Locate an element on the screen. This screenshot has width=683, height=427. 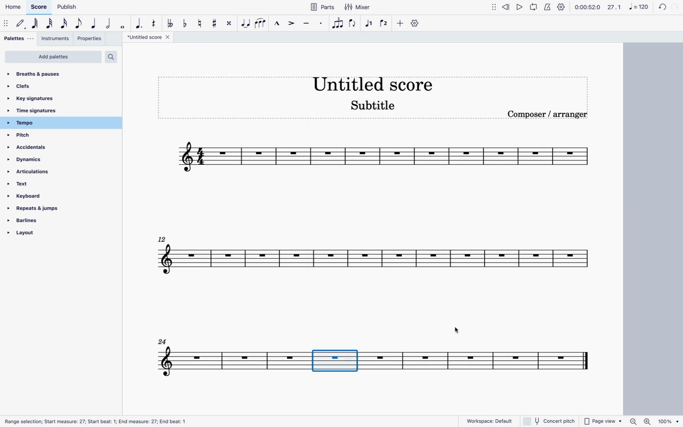
back is located at coordinates (660, 7).